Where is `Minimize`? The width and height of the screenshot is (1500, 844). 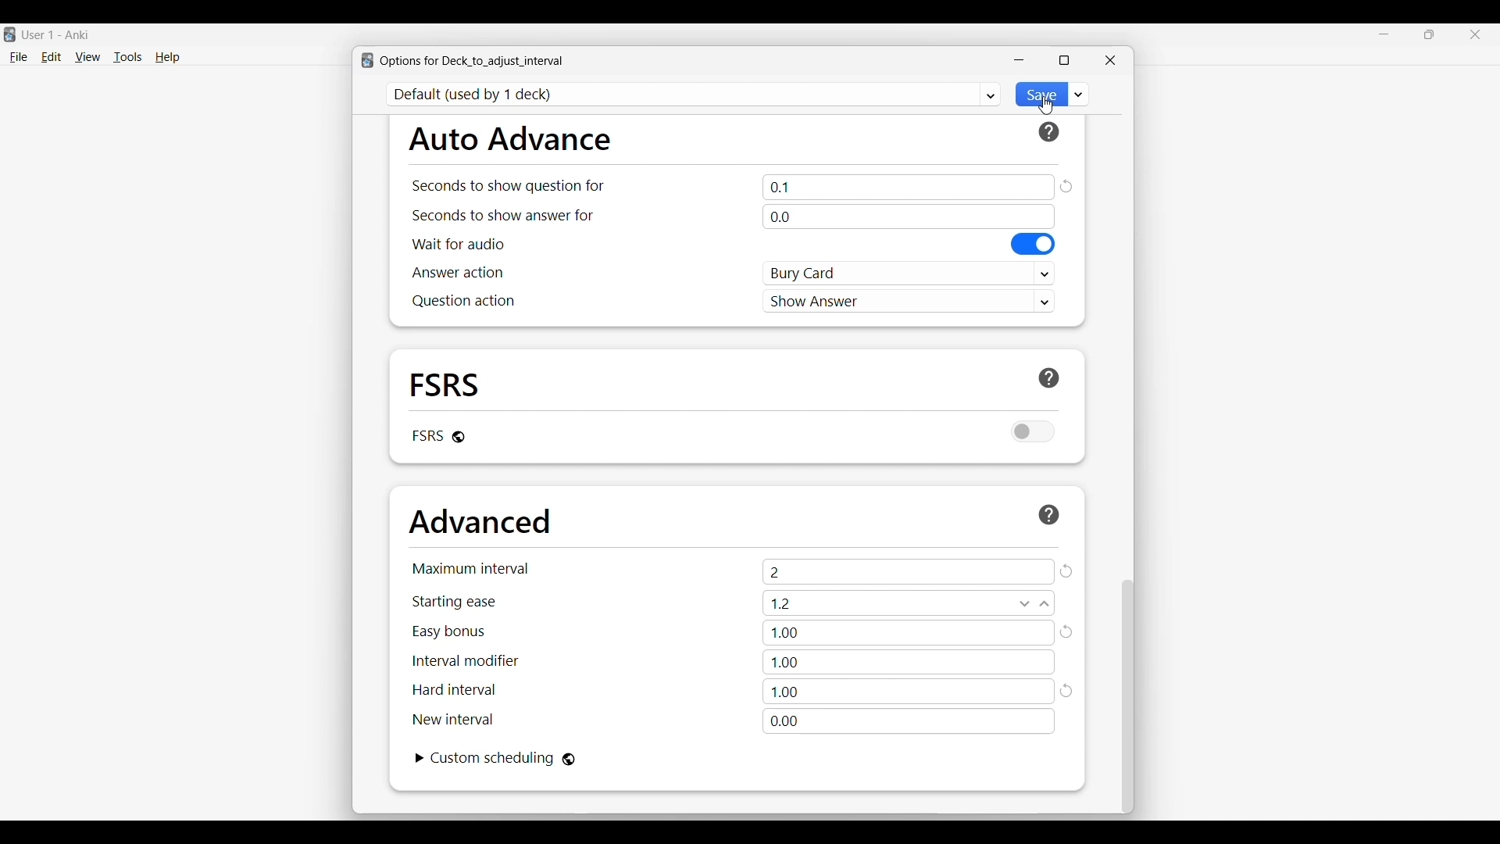
Minimize is located at coordinates (1384, 34).